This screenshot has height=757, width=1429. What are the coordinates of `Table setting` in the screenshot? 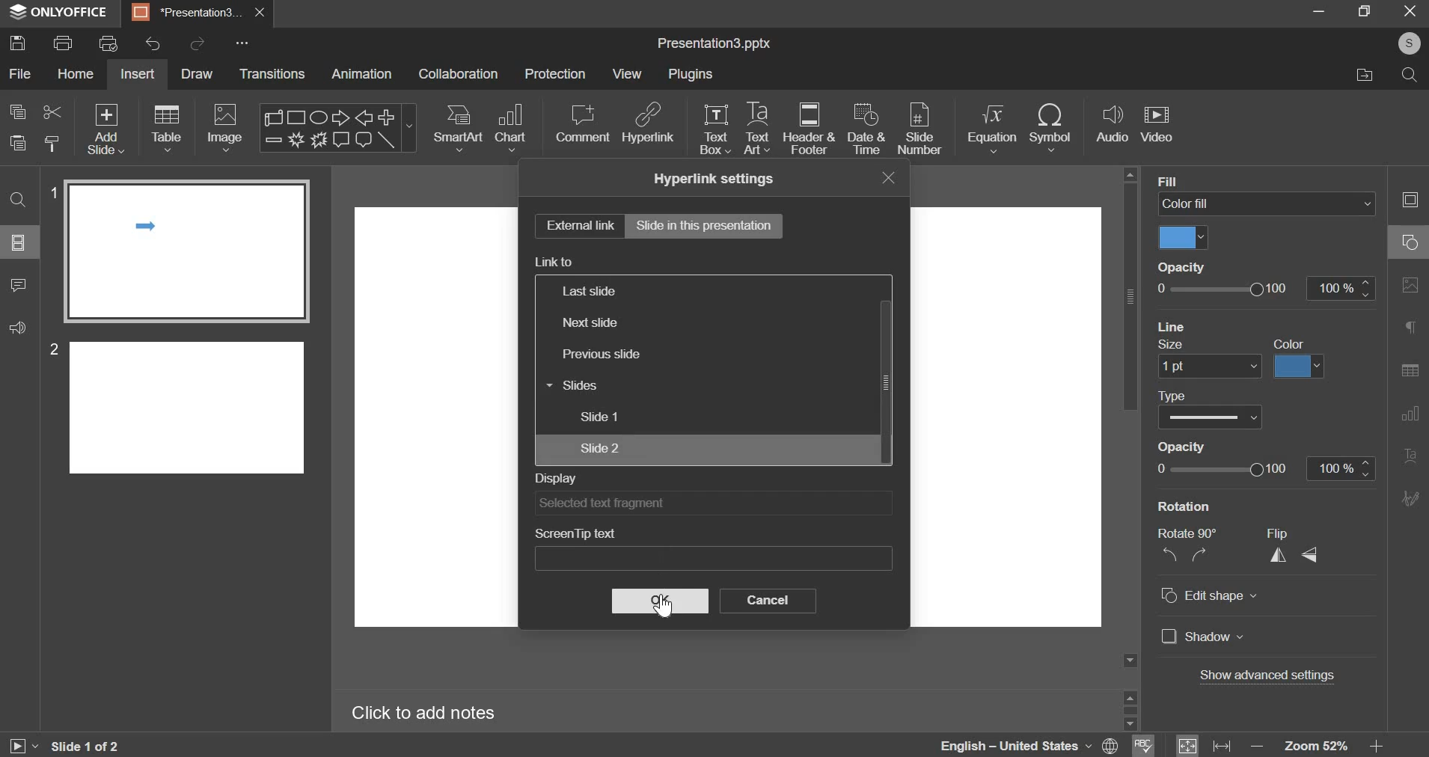 It's located at (1410, 373).